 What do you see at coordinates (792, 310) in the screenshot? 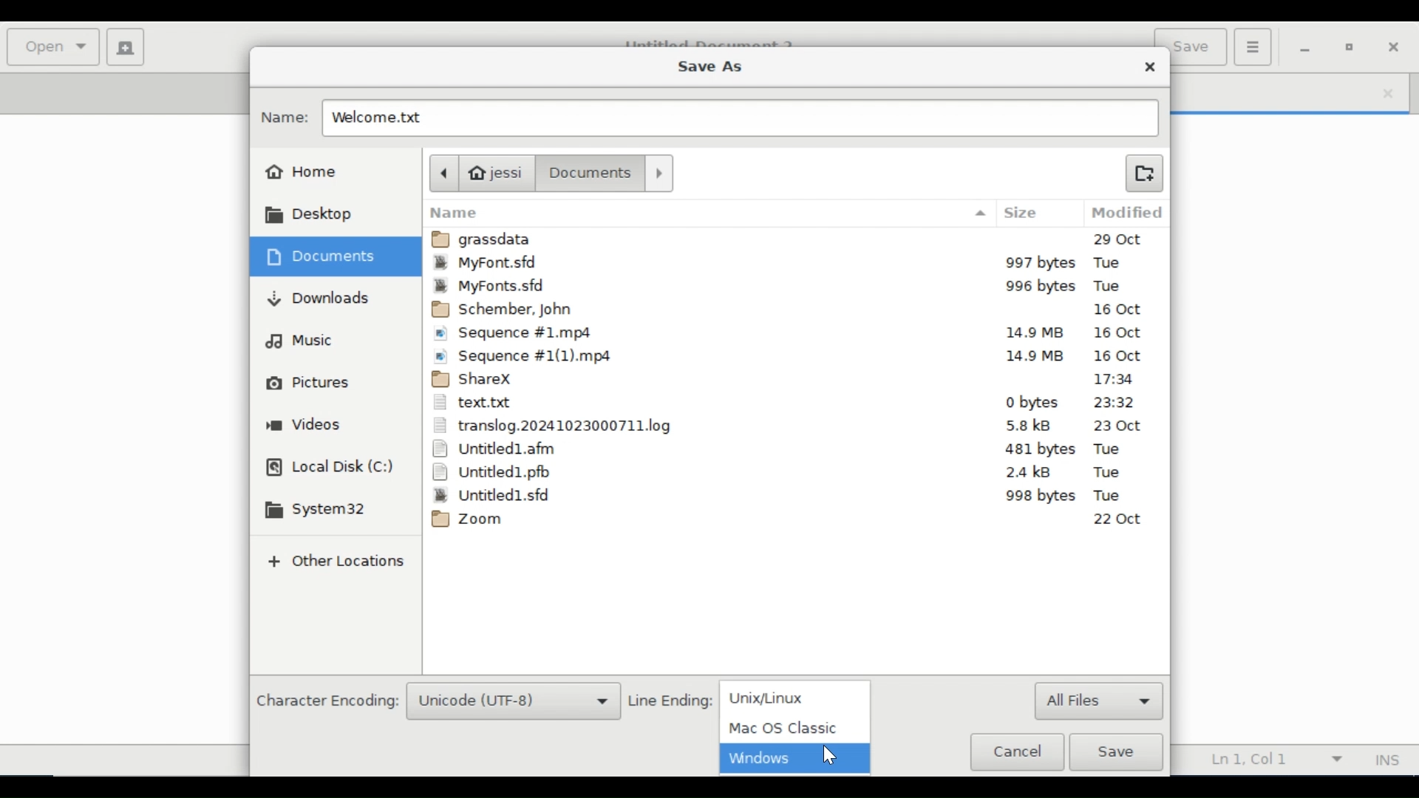
I see `Schember, John 16 Oct` at bounding box center [792, 310].